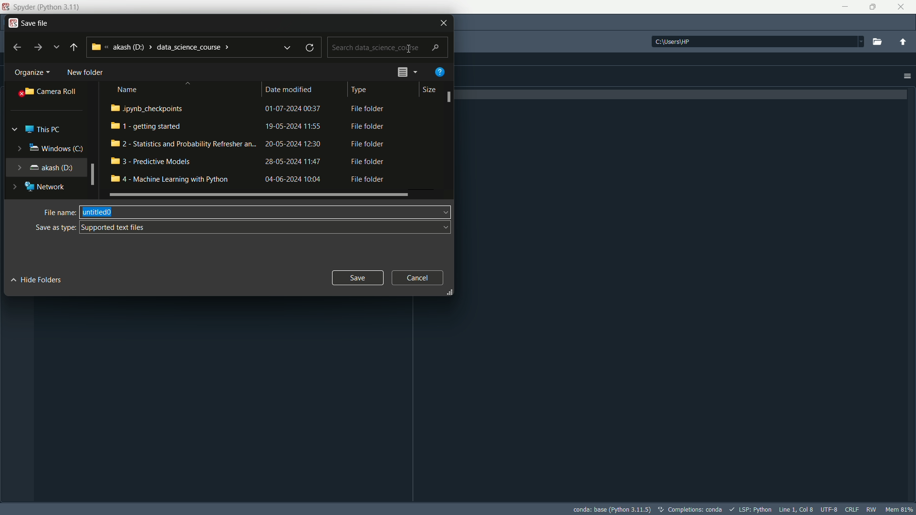 This screenshot has width=916, height=515. I want to click on save, so click(357, 278).